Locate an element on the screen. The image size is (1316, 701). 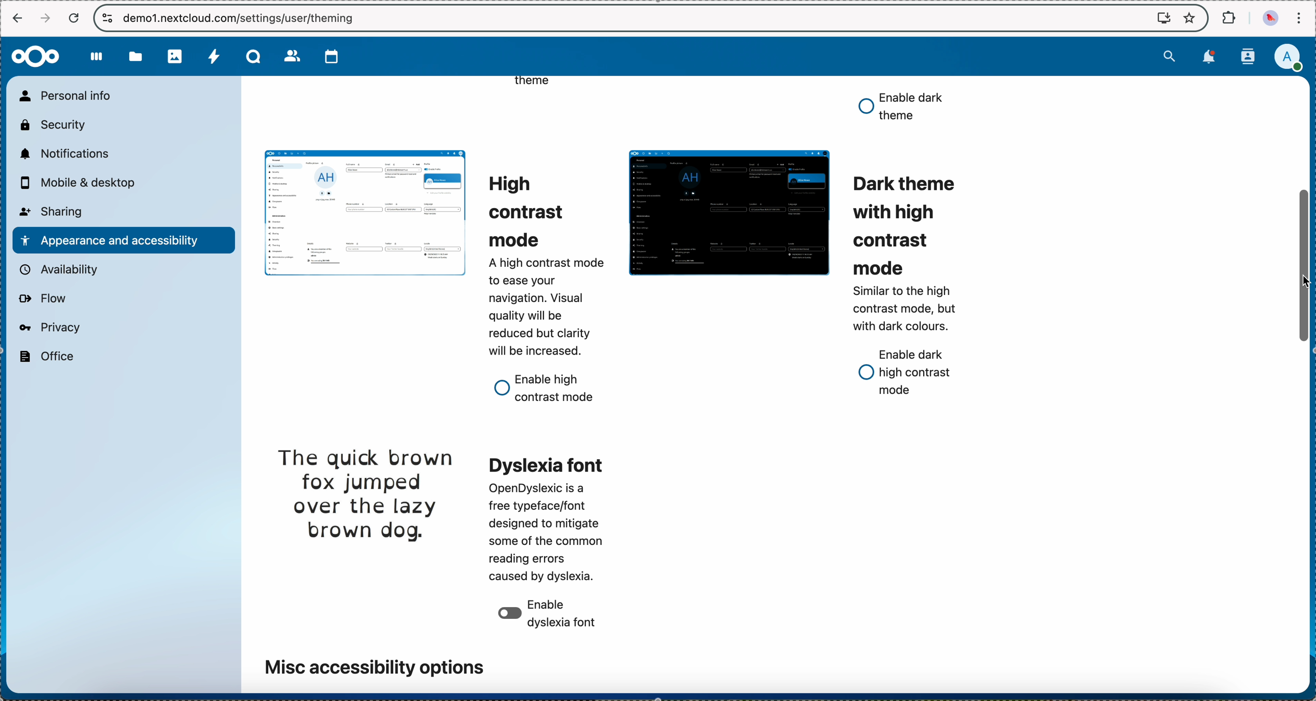
cursor is located at coordinates (1300, 276).